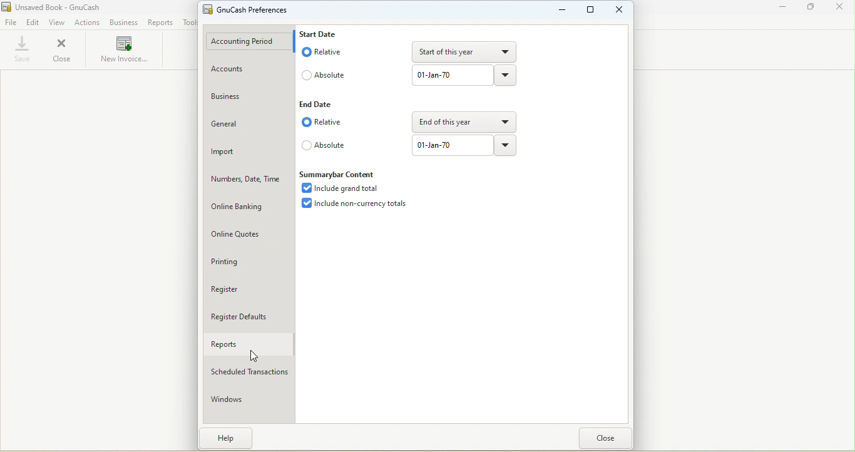  I want to click on Summarybar content, so click(342, 173).